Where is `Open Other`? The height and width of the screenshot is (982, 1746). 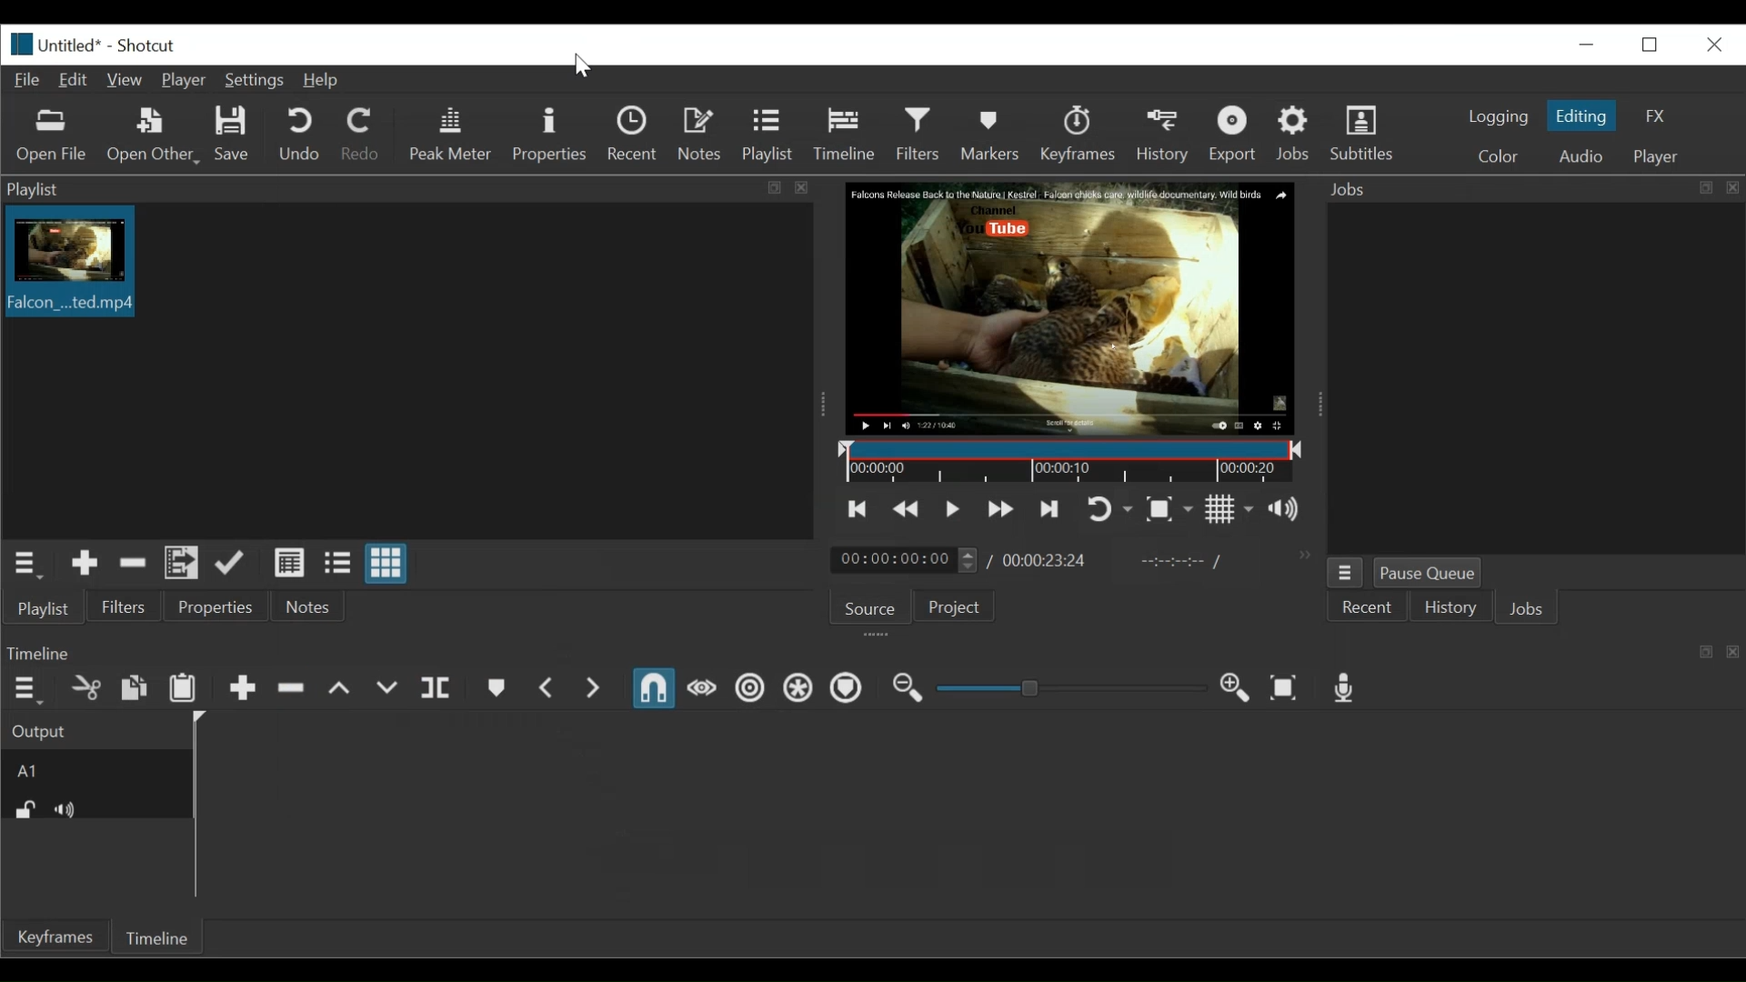 Open Other is located at coordinates (154, 135).